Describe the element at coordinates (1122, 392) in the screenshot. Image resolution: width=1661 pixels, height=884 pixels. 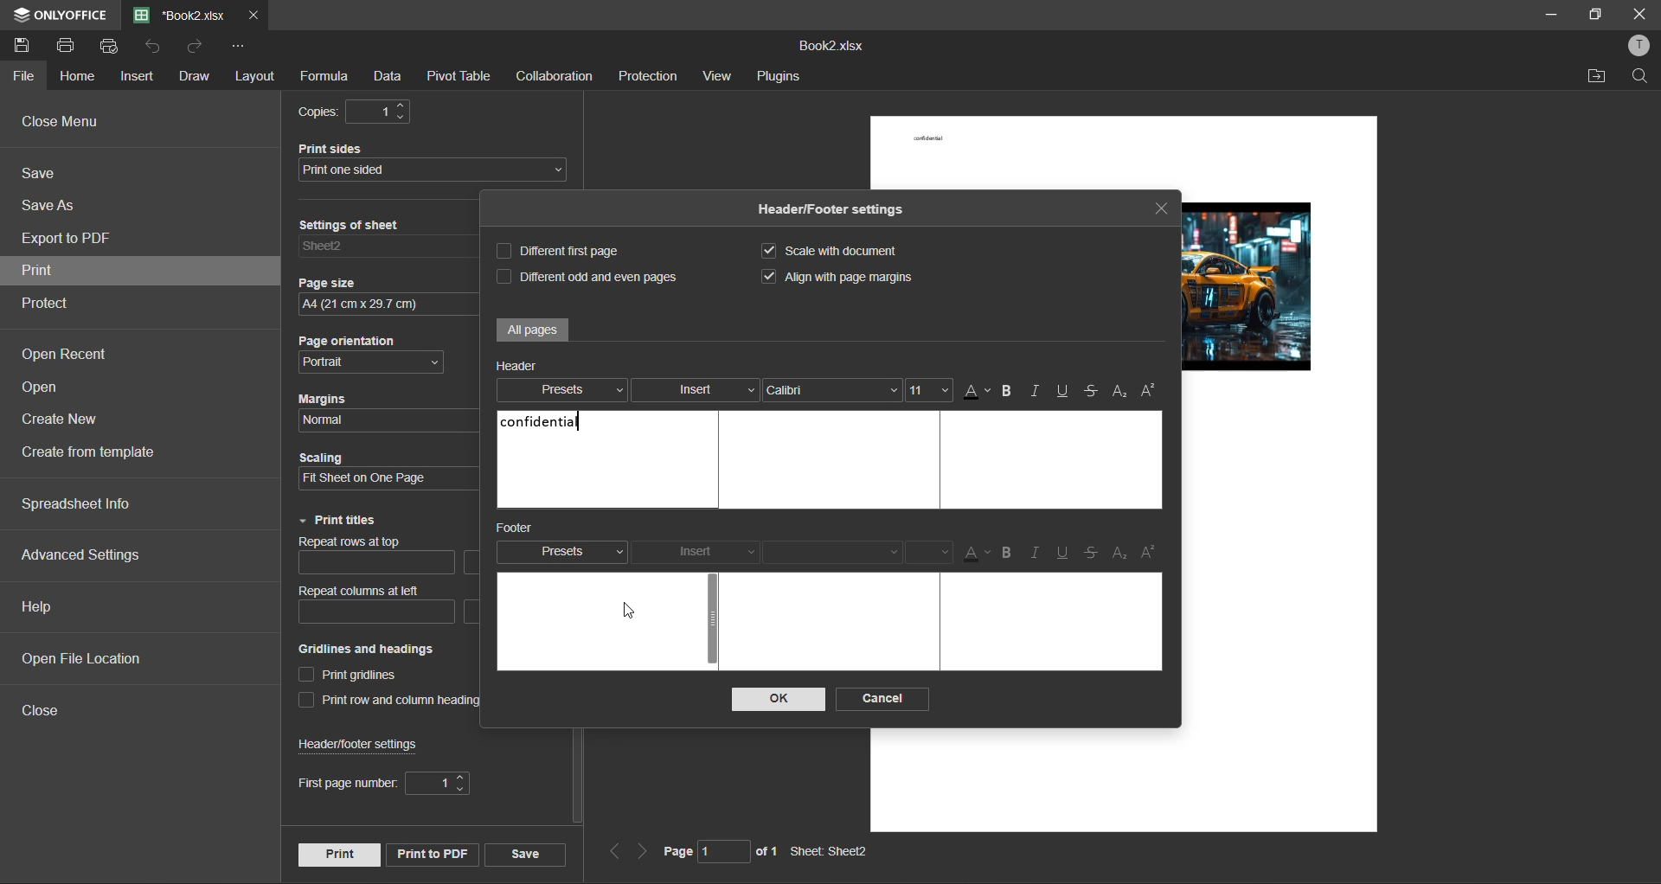
I see `sub/superscript` at that location.